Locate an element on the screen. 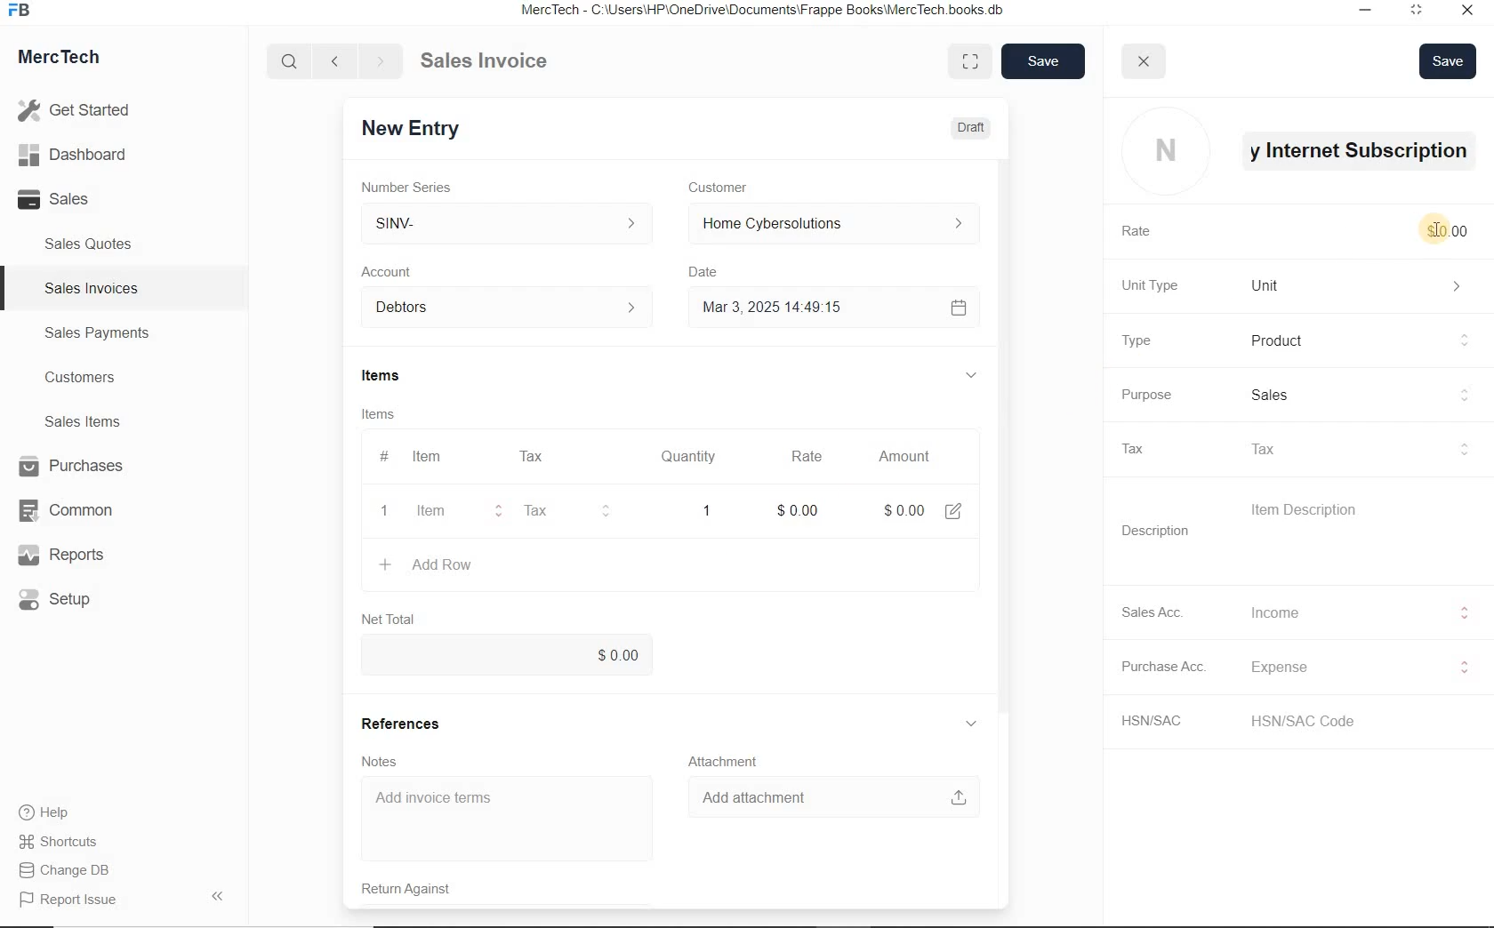  Date is located at coordinates (707, 272).